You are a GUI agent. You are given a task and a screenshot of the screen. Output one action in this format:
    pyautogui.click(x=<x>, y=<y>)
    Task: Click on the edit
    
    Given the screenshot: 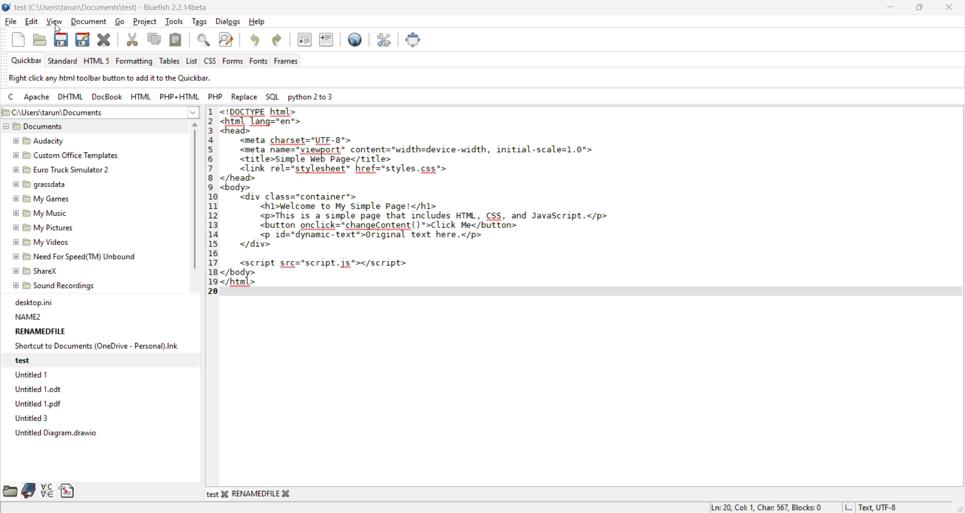 What is the action you would take?
    pyautogui.click(x=33, y=22)
    